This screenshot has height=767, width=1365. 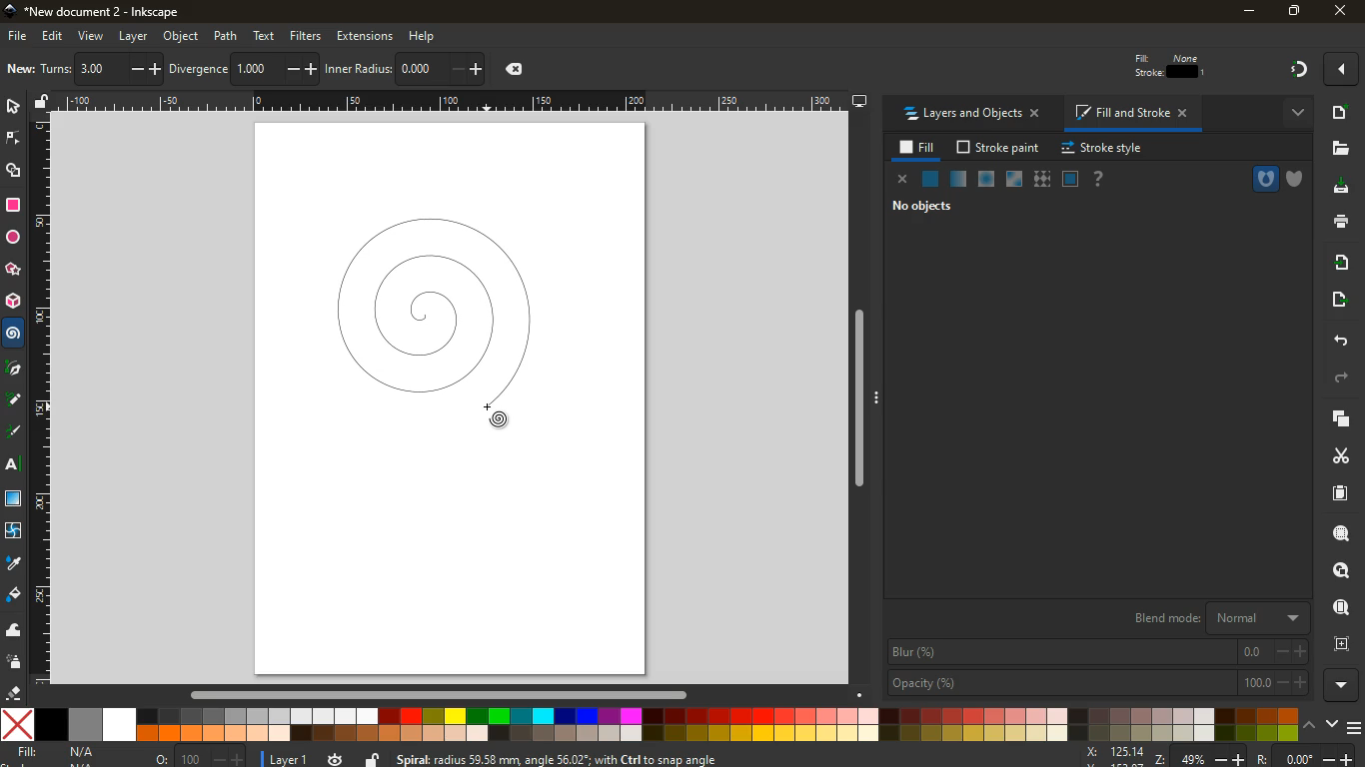 What do you see at coordinates (366, 36) in the screenshot?
I see `extensions` at bounding box center [366, 36].